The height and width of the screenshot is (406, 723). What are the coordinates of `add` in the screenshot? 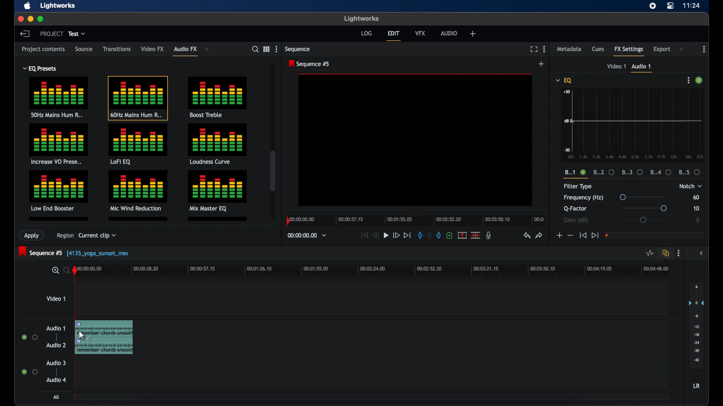 It's located at (681, 49).